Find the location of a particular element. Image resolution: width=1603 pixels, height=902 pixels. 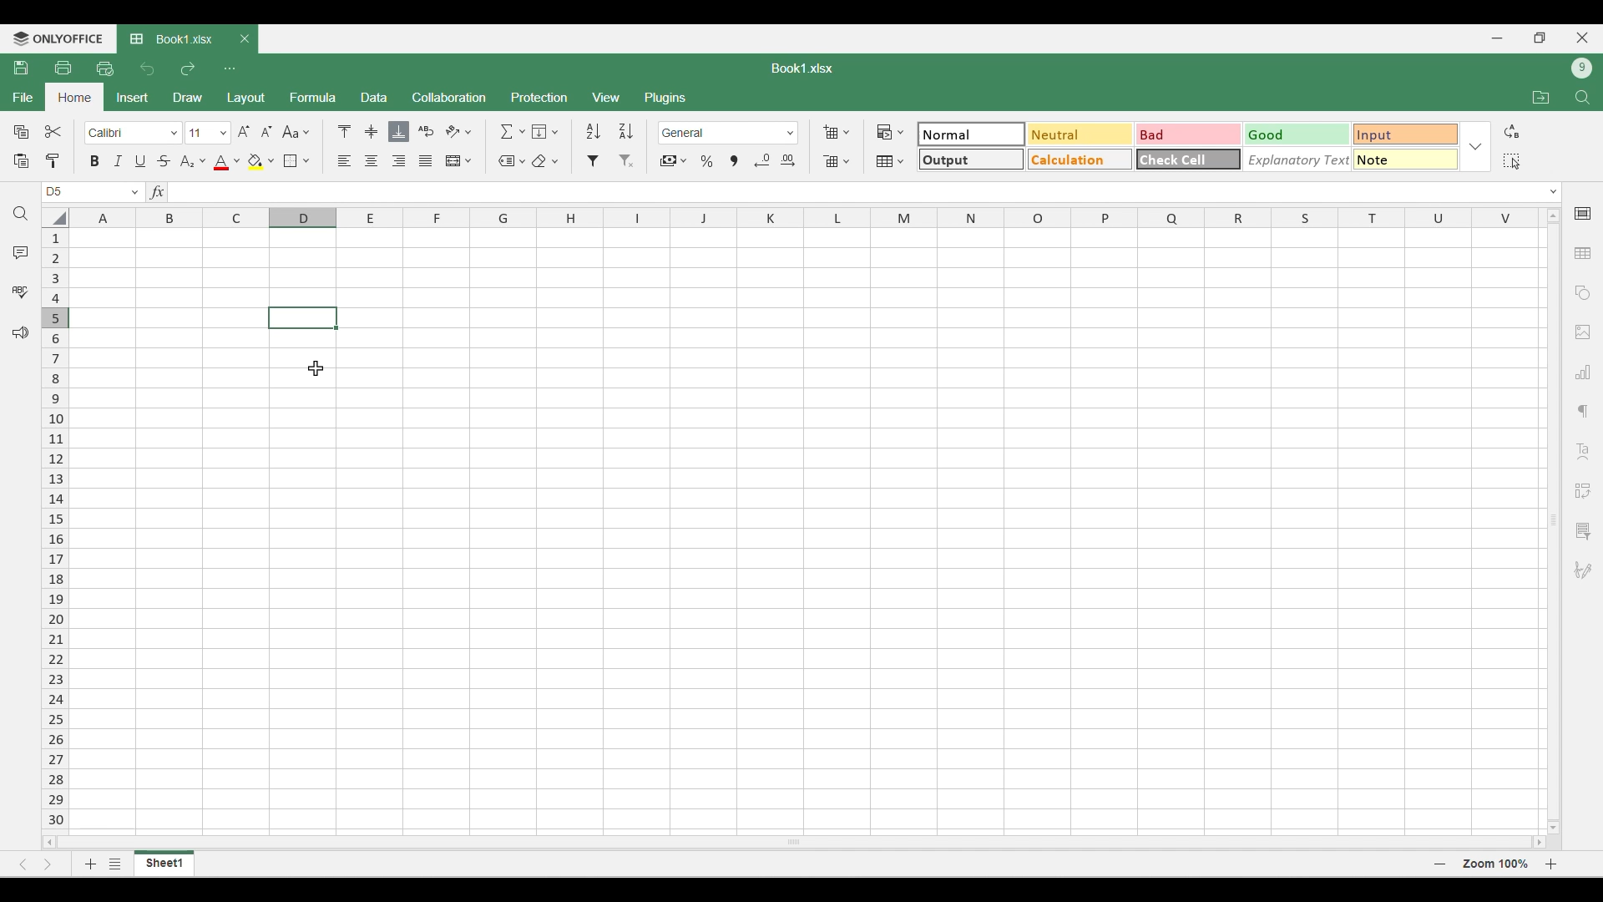

Strike through  is located at coordinates (164, 160).